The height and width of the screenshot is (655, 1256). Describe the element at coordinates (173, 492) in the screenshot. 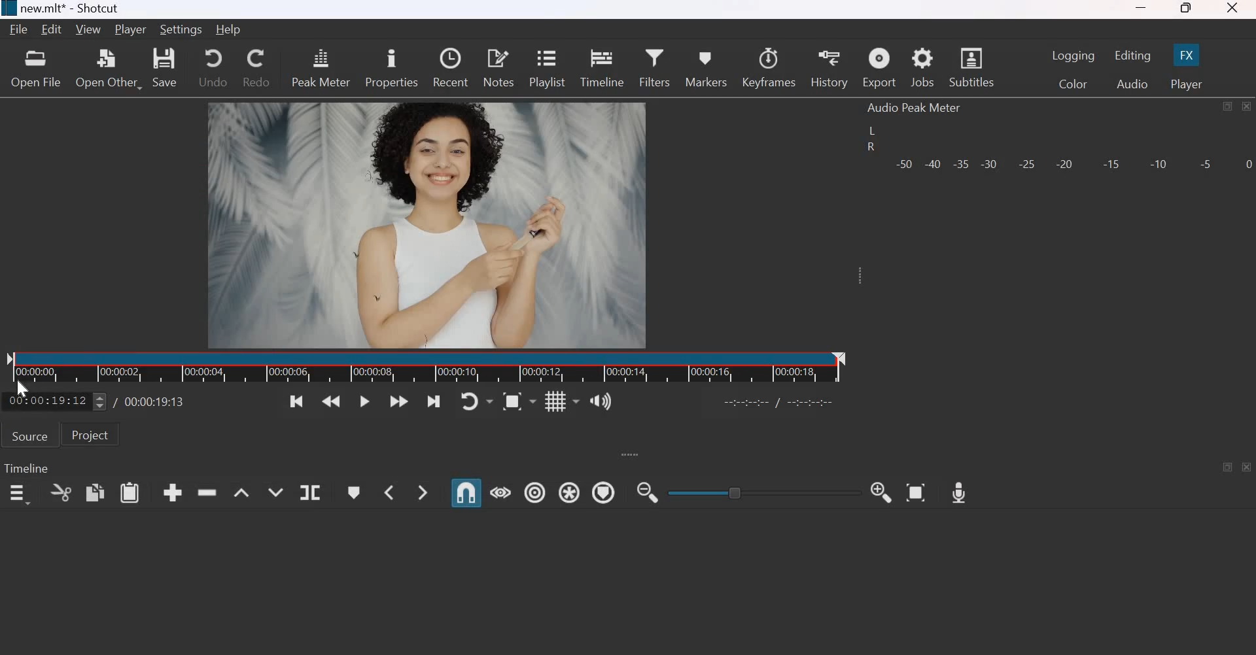

I see `append` at that location.